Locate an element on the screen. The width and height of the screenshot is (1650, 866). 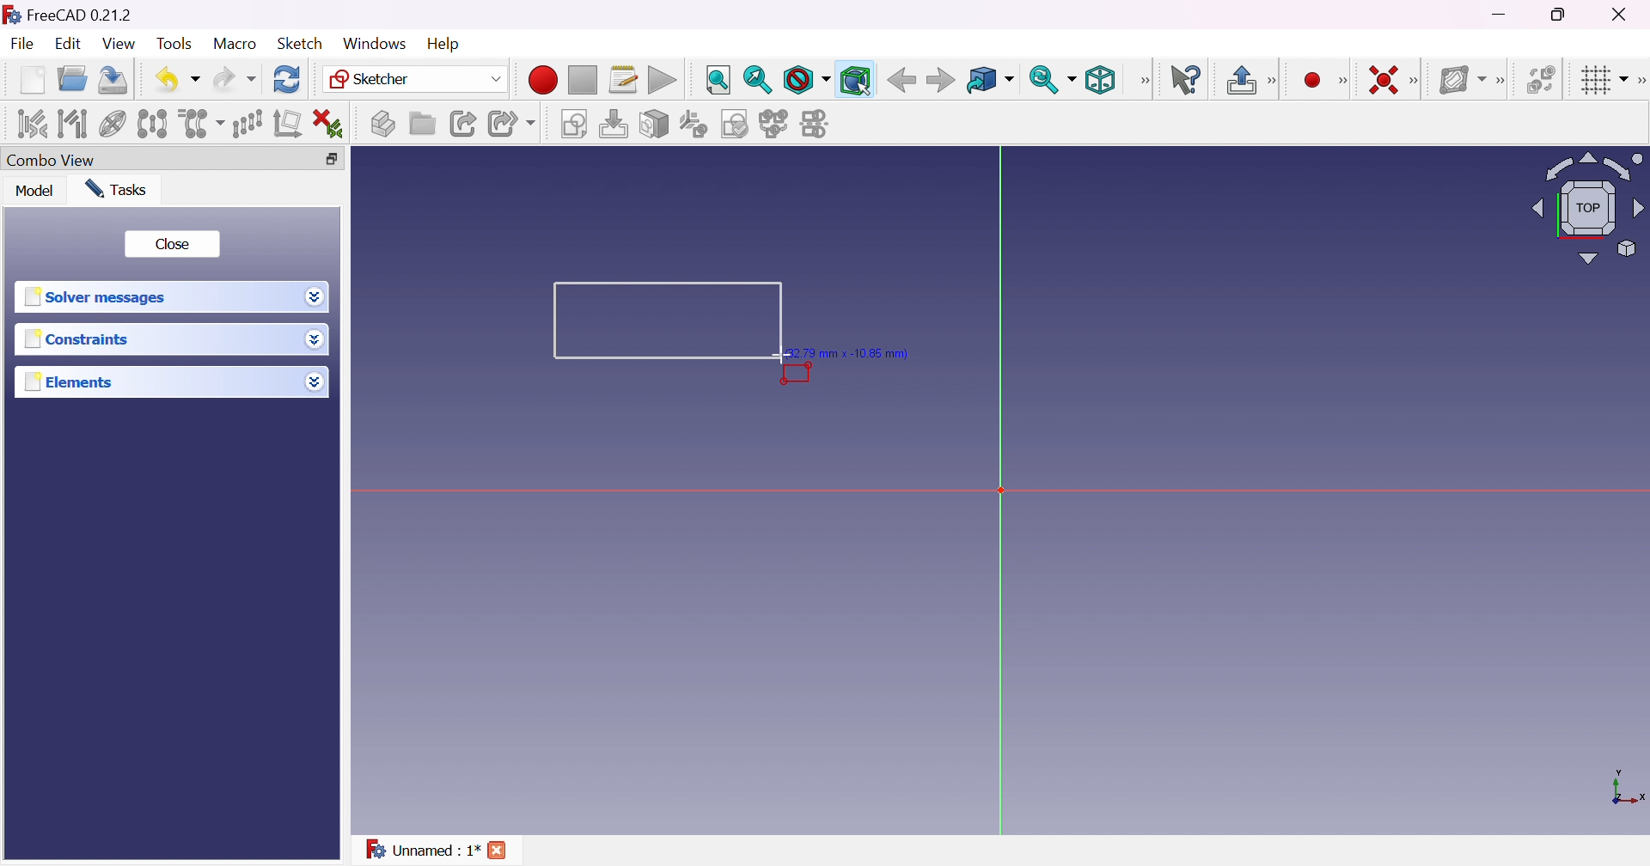
Minimize is located at coordinates (1500, 14).